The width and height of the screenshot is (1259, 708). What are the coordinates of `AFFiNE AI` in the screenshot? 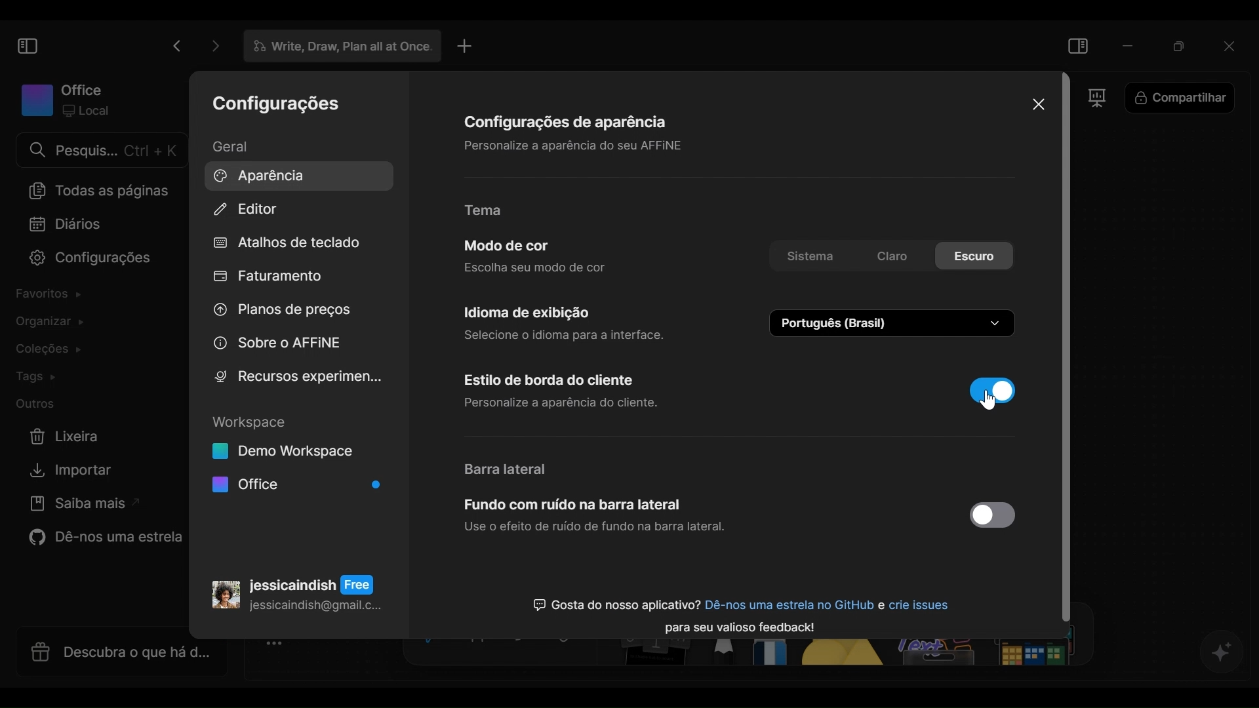 It's located at (1222, 653).